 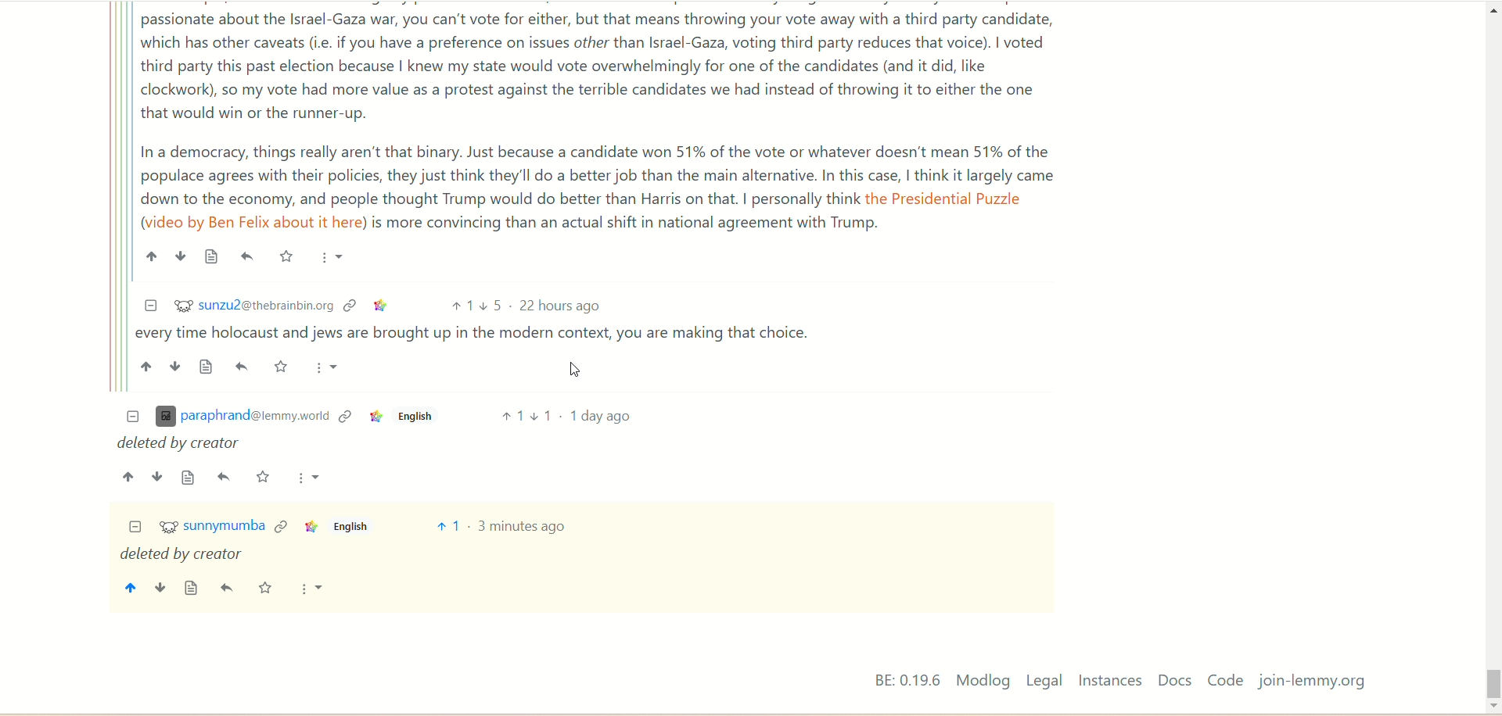 What do you see at coordinates (1177, 680) in the screenshot?
I see `Docs` at bounding box center [1177, 680].